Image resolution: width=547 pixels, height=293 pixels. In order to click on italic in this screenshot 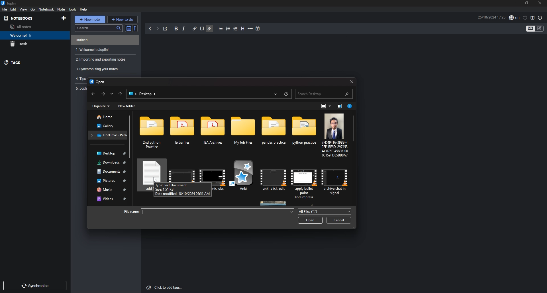, I will do `click(183, 29)`.